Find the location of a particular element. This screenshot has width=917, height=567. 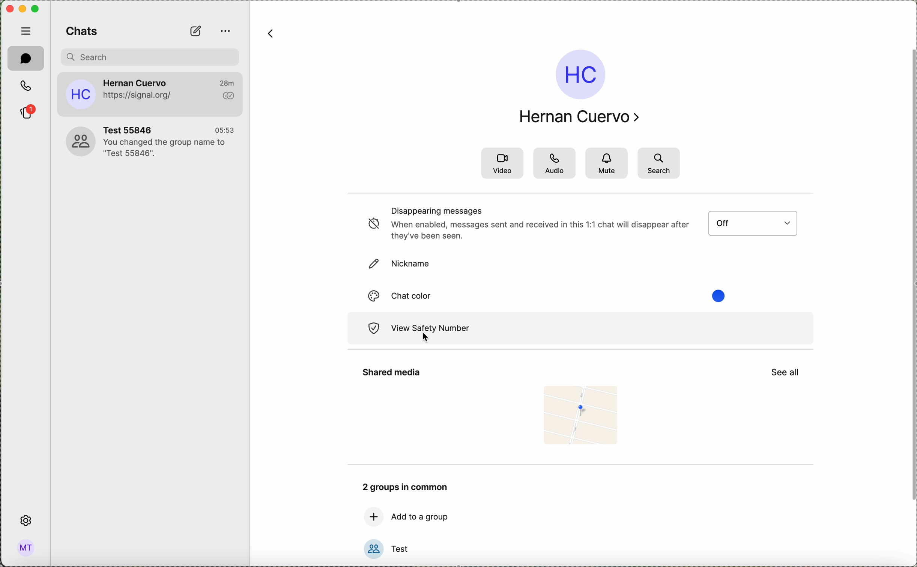

call is located at coordinates (27, 87).